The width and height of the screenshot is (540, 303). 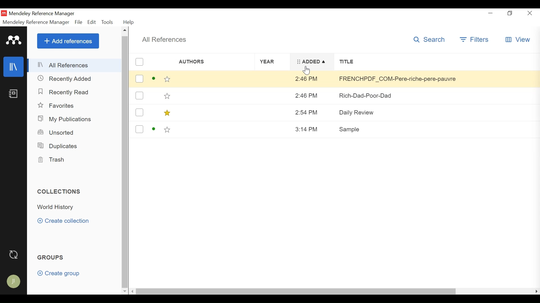 What do you see at coordinates (64, 92) in the screenshot?
I see `Recently Read` at bounding box center [64, 92].